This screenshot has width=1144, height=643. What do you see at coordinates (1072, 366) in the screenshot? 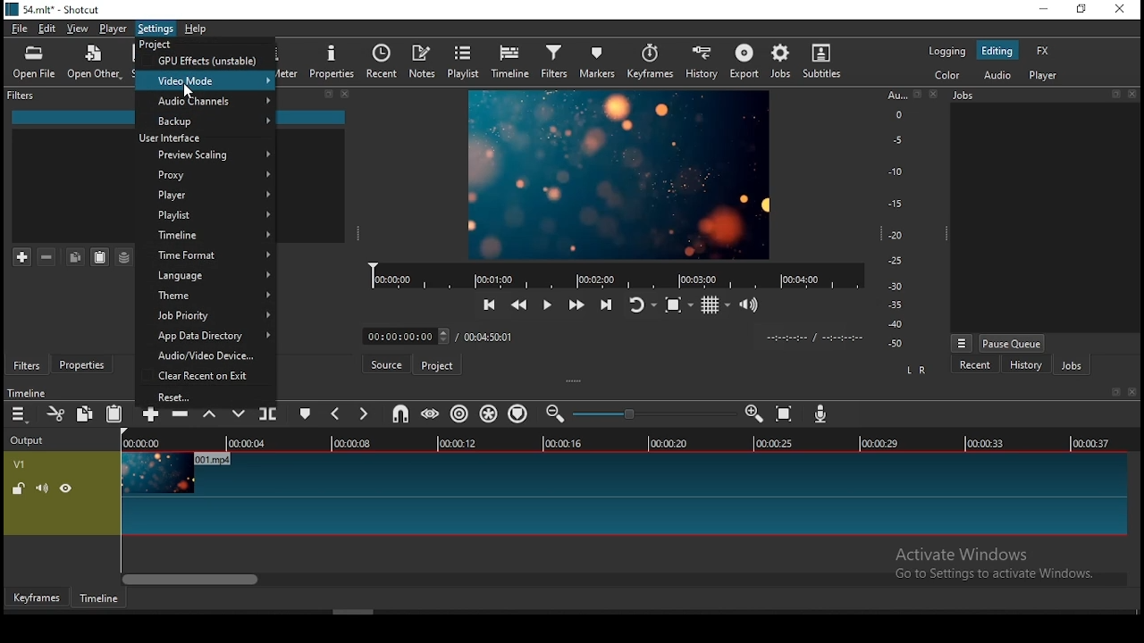
I see `jobs` at bounding box center [1072, 366].